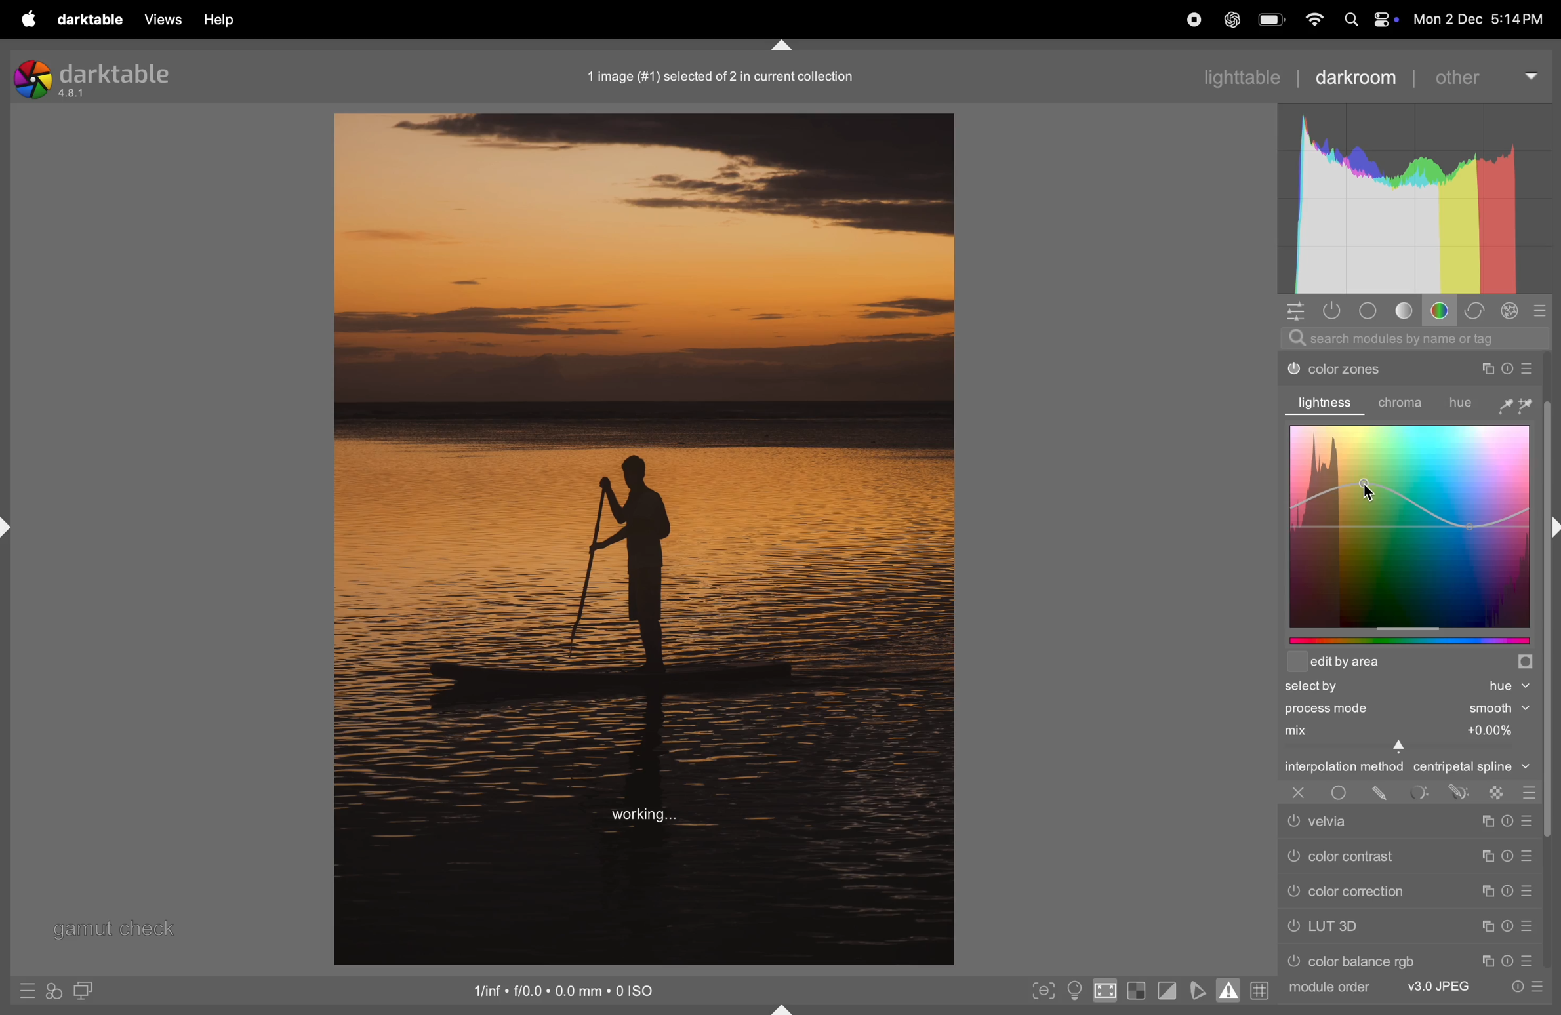 Image resolution: width=1561 pixels, height=1015 pixels. I want to click on LUT 3d, so click(1370, 926).